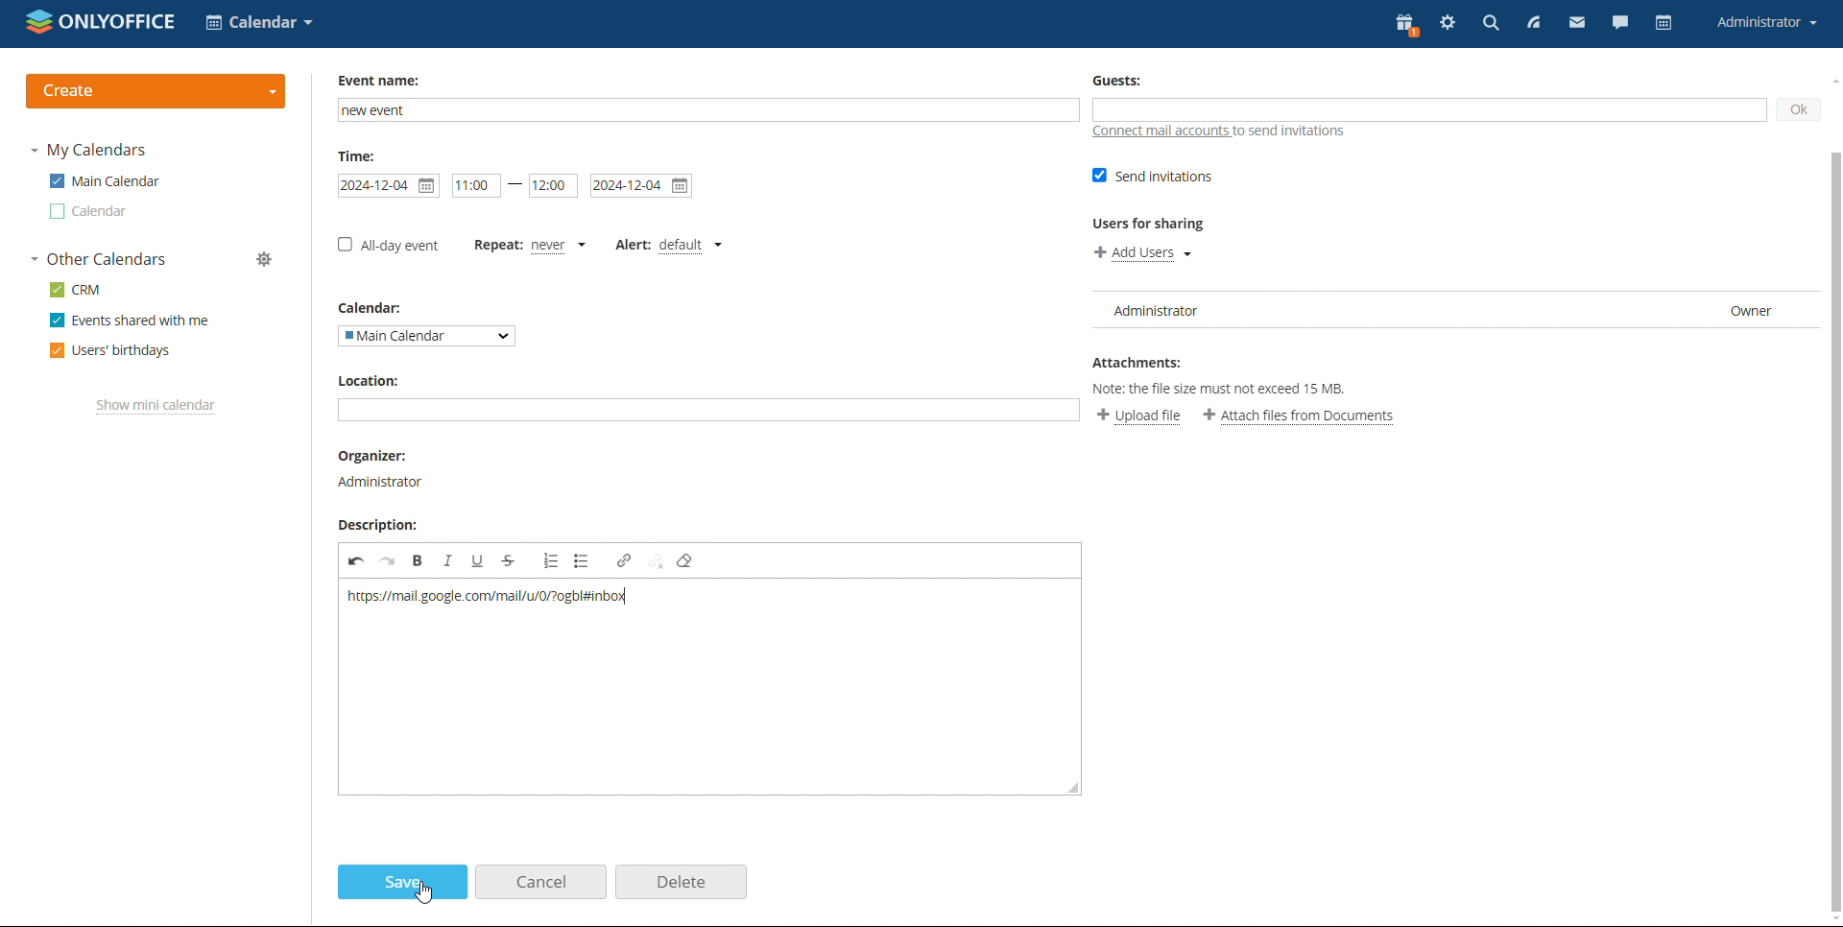  What do you see at coordinates (1137, 416) in the screenshot?
I see `upload file` at bounding box center [1137, 416].